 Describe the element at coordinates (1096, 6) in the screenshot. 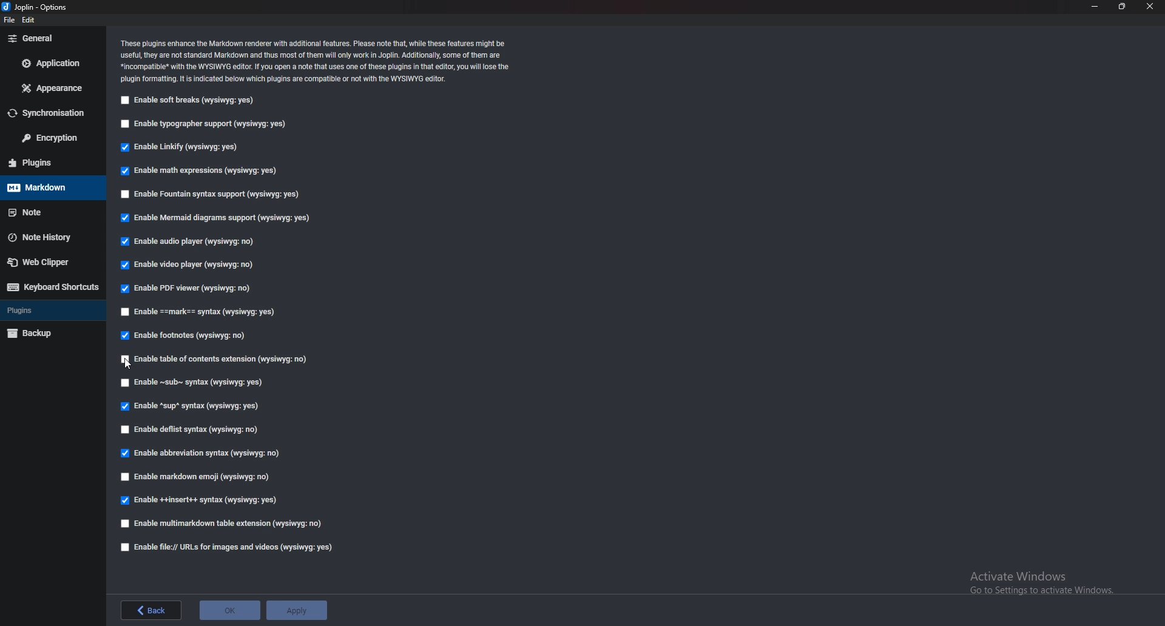

I see `minimize` at that location.